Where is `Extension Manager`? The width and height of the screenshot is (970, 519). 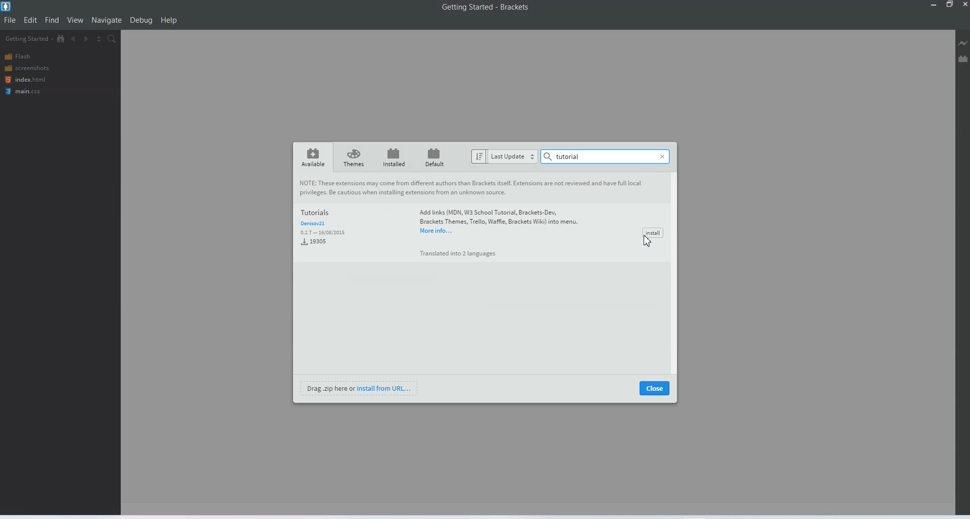 Extension Manager is located at coordinates (963, 59).